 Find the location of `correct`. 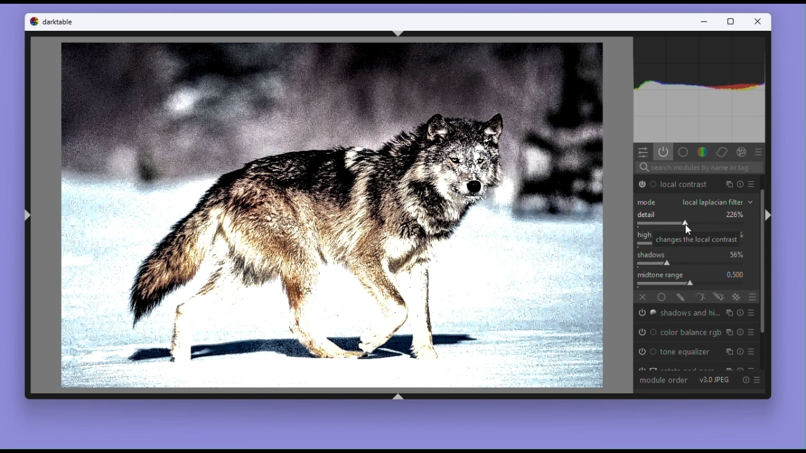

correct is located at coordinates (723, 152).